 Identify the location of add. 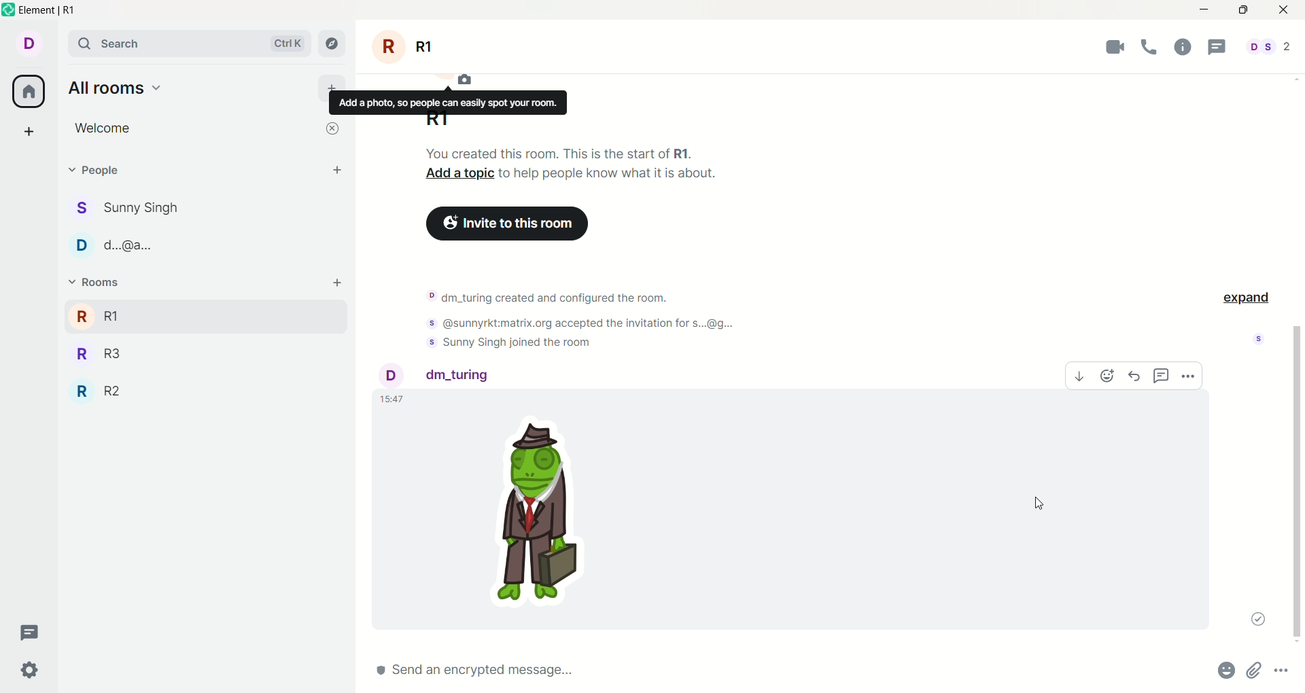
(338, 283).